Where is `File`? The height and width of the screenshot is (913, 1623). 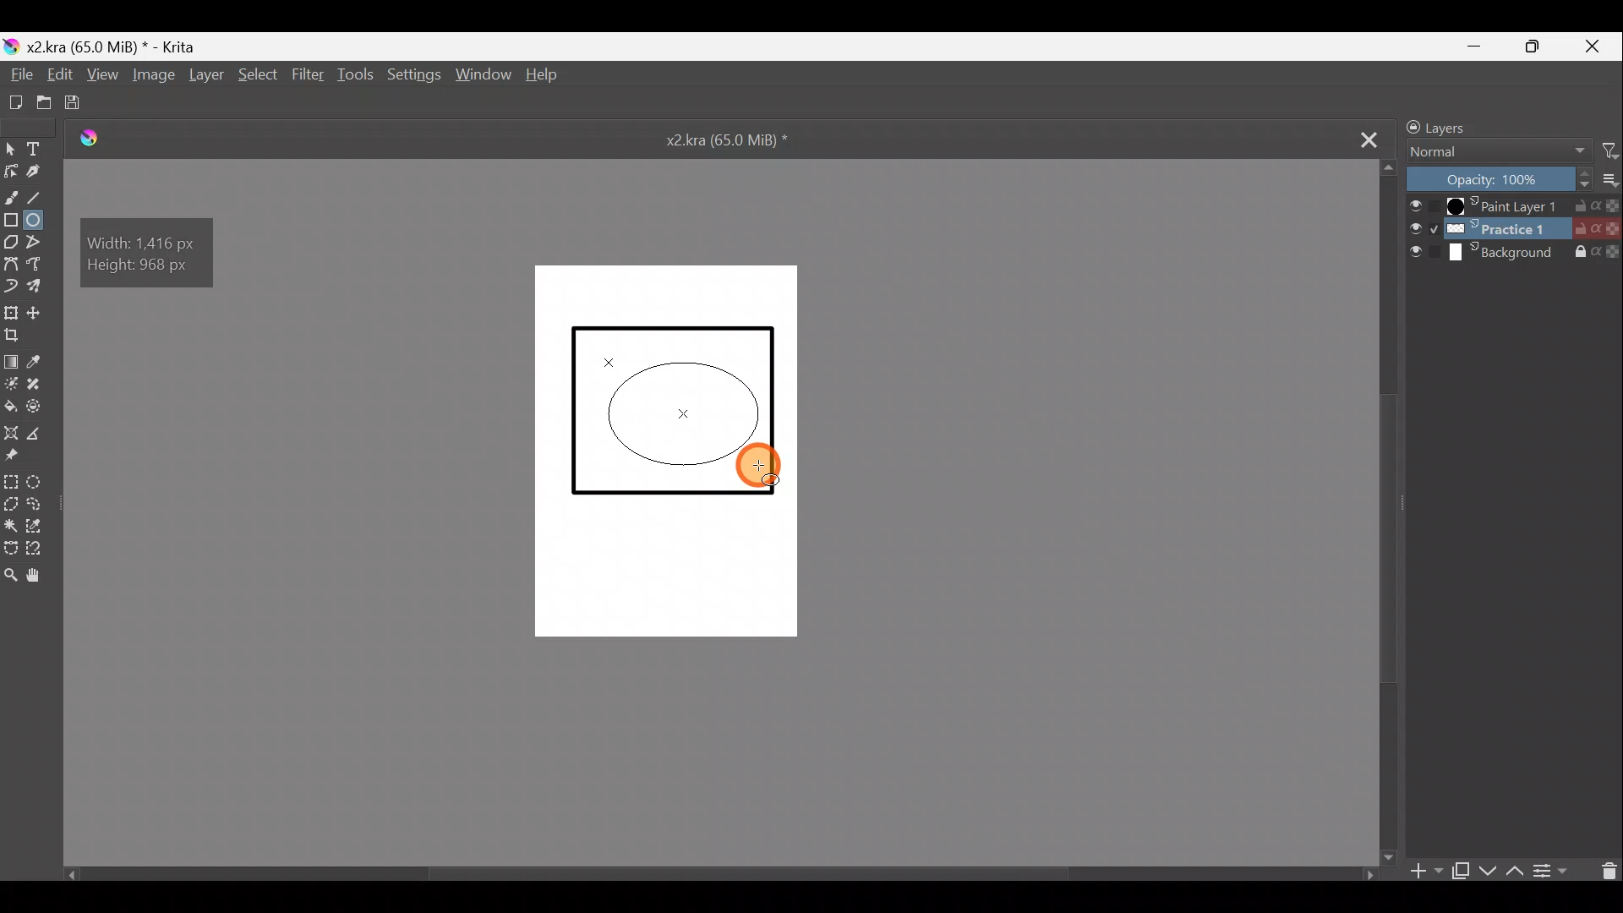
File is located at coordinates (17, 75).